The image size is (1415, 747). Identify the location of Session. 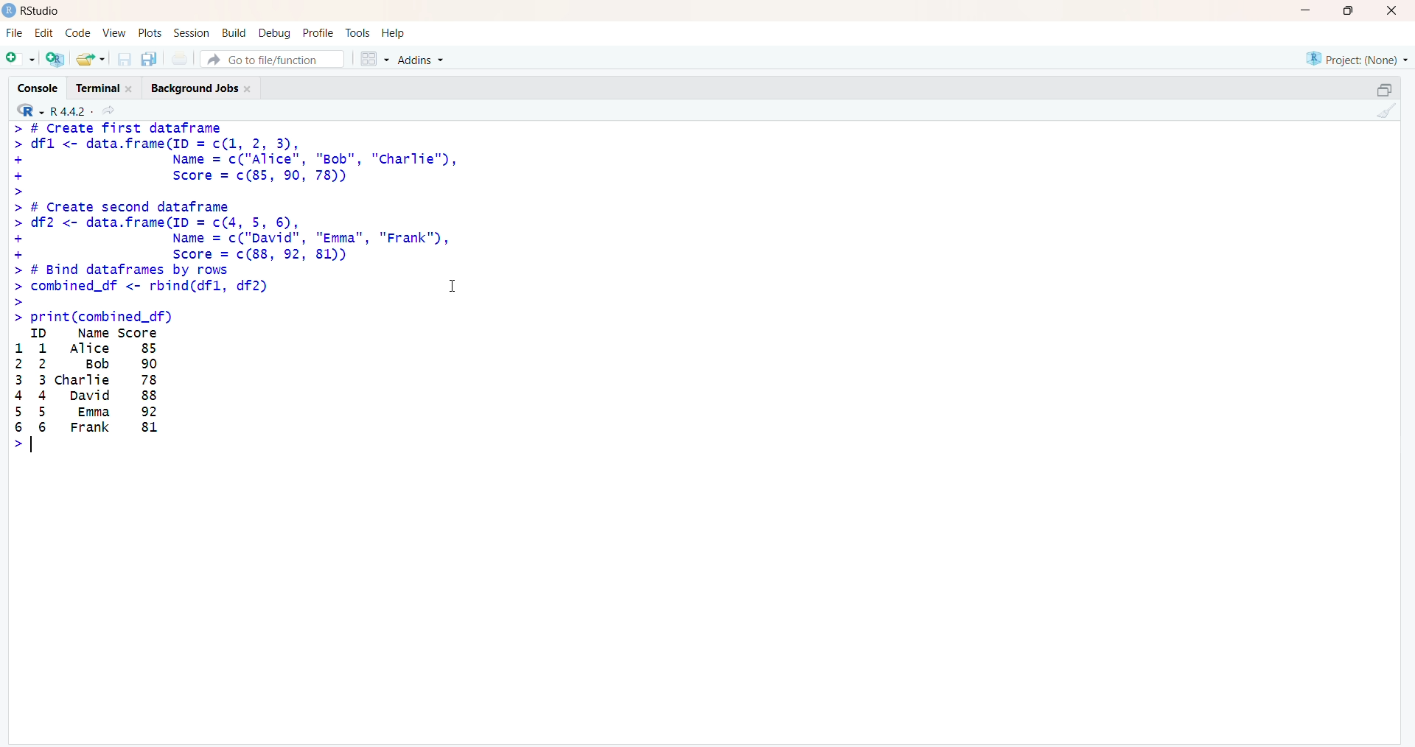
(192, 33).